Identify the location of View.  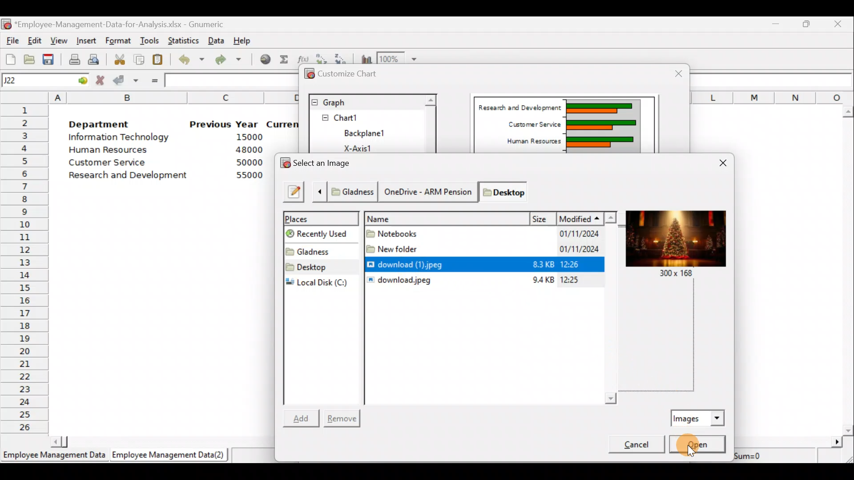
(59, 40).